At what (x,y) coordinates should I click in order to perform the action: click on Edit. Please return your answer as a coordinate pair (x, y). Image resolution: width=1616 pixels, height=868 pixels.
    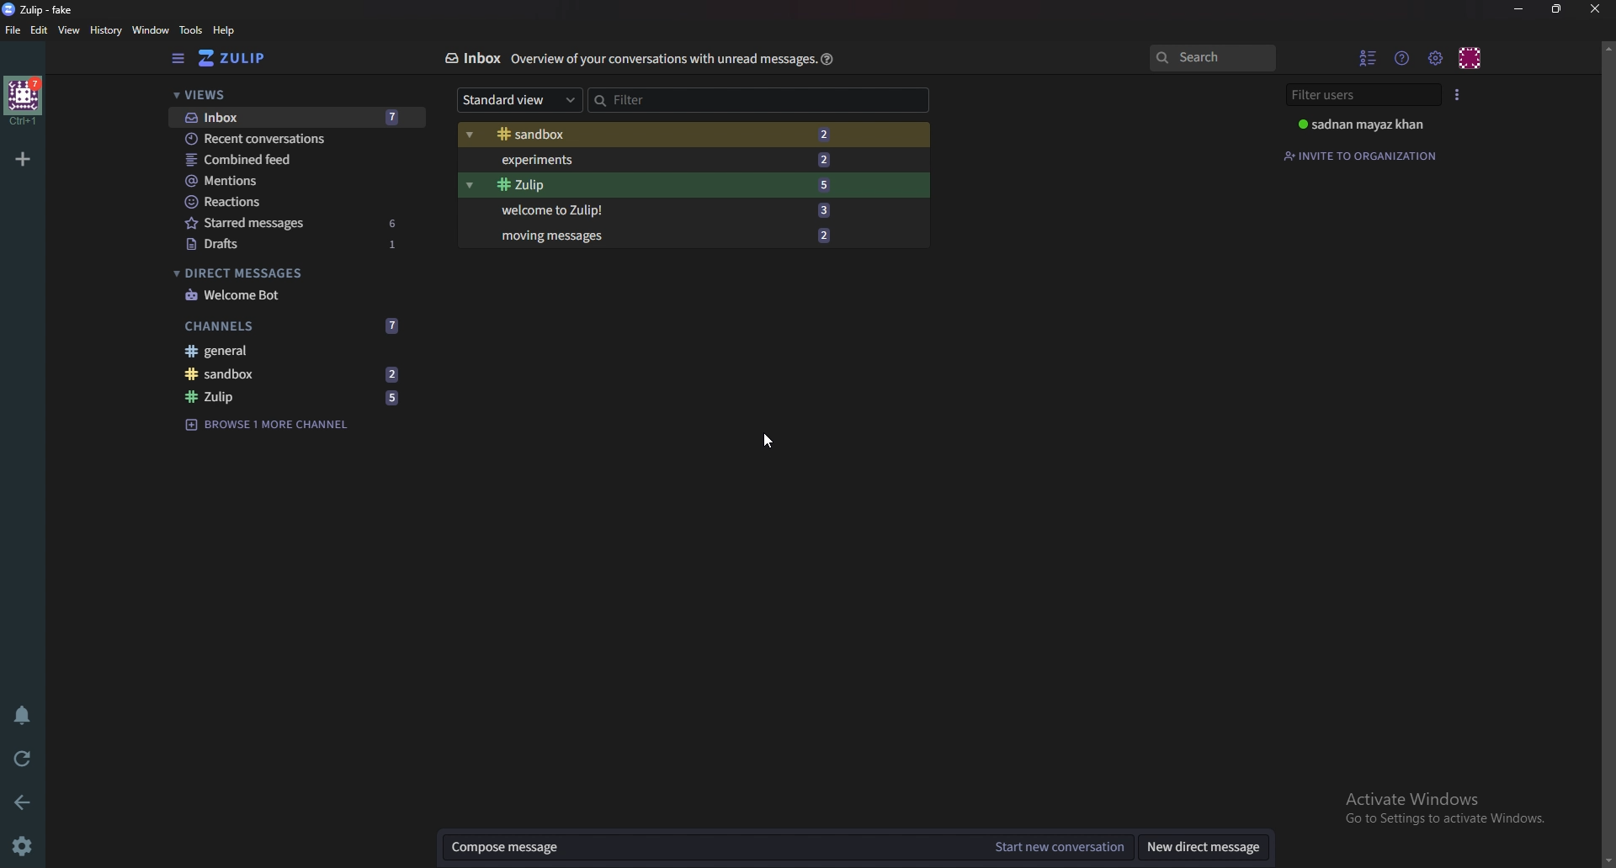
    Looking at the image, I should click on (41, 30).